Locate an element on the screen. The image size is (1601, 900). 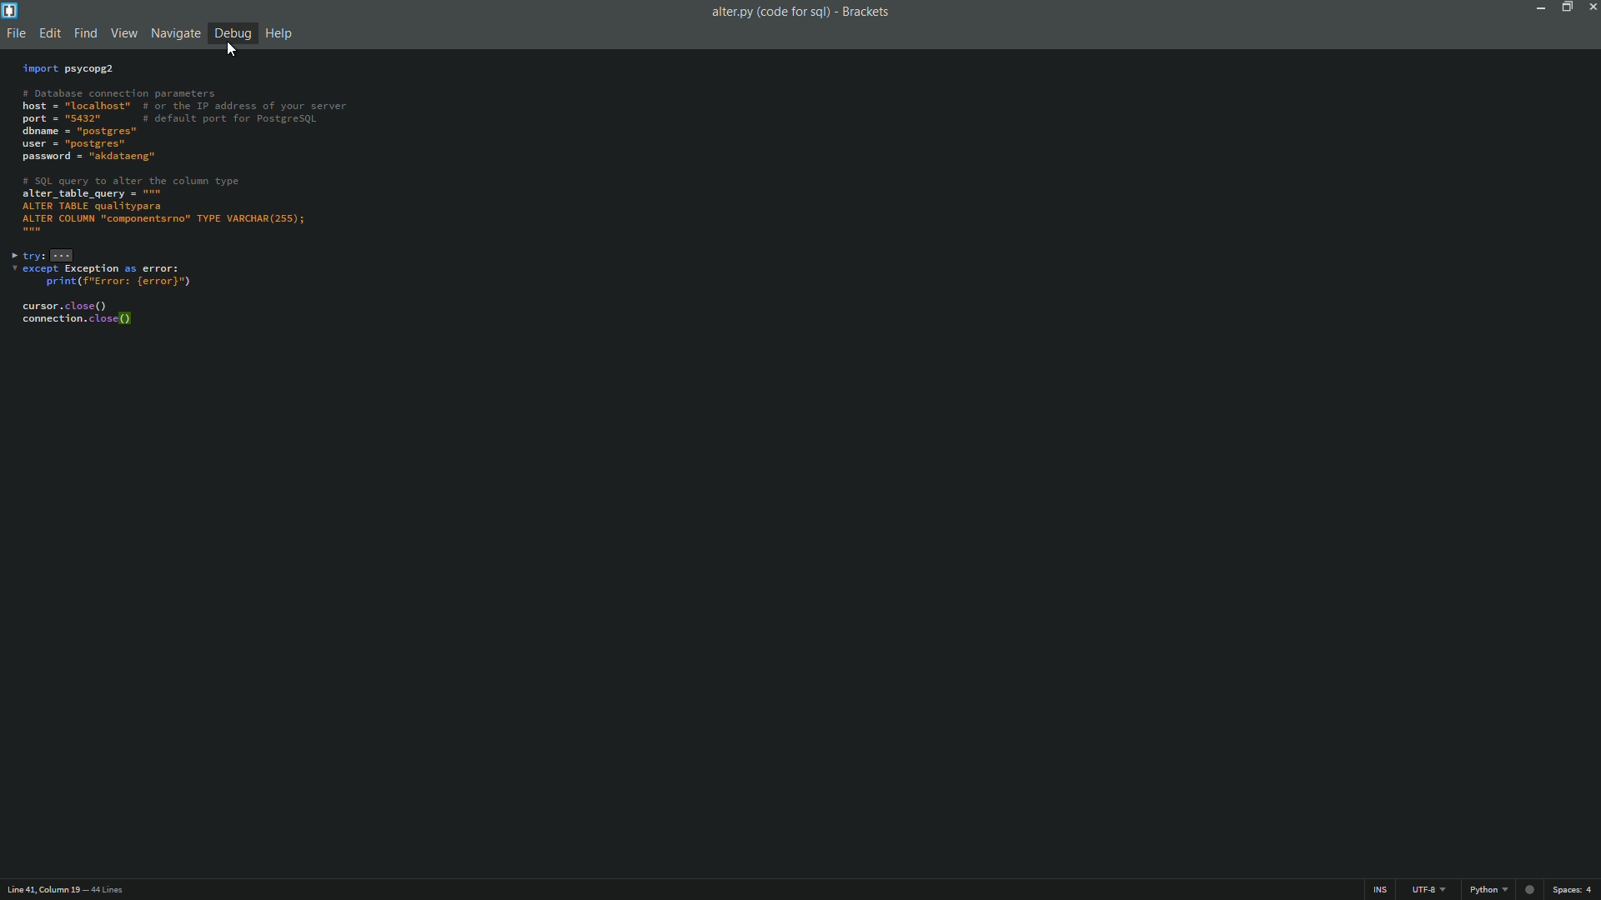
number of lines is located at coordinates (108, 890).